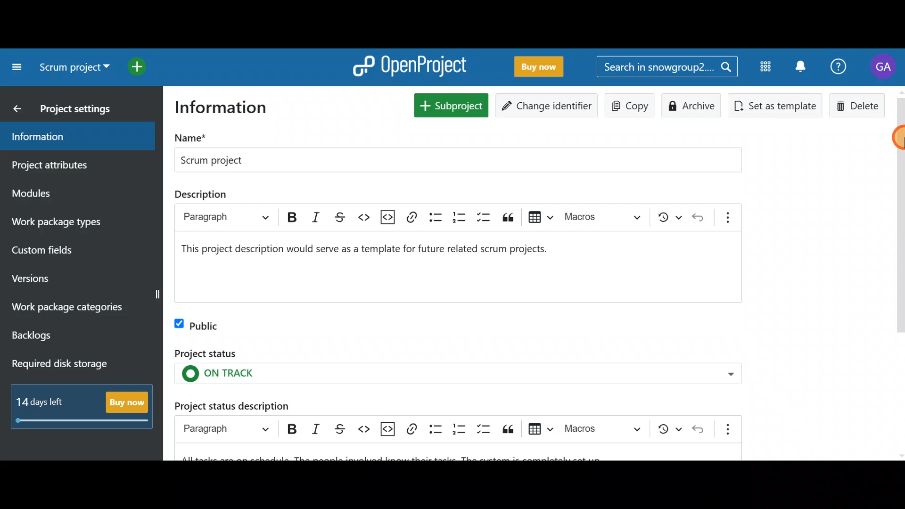 The width and height of the screenshot is (905, 509). I want to click on Work package types, so click(76, 222).